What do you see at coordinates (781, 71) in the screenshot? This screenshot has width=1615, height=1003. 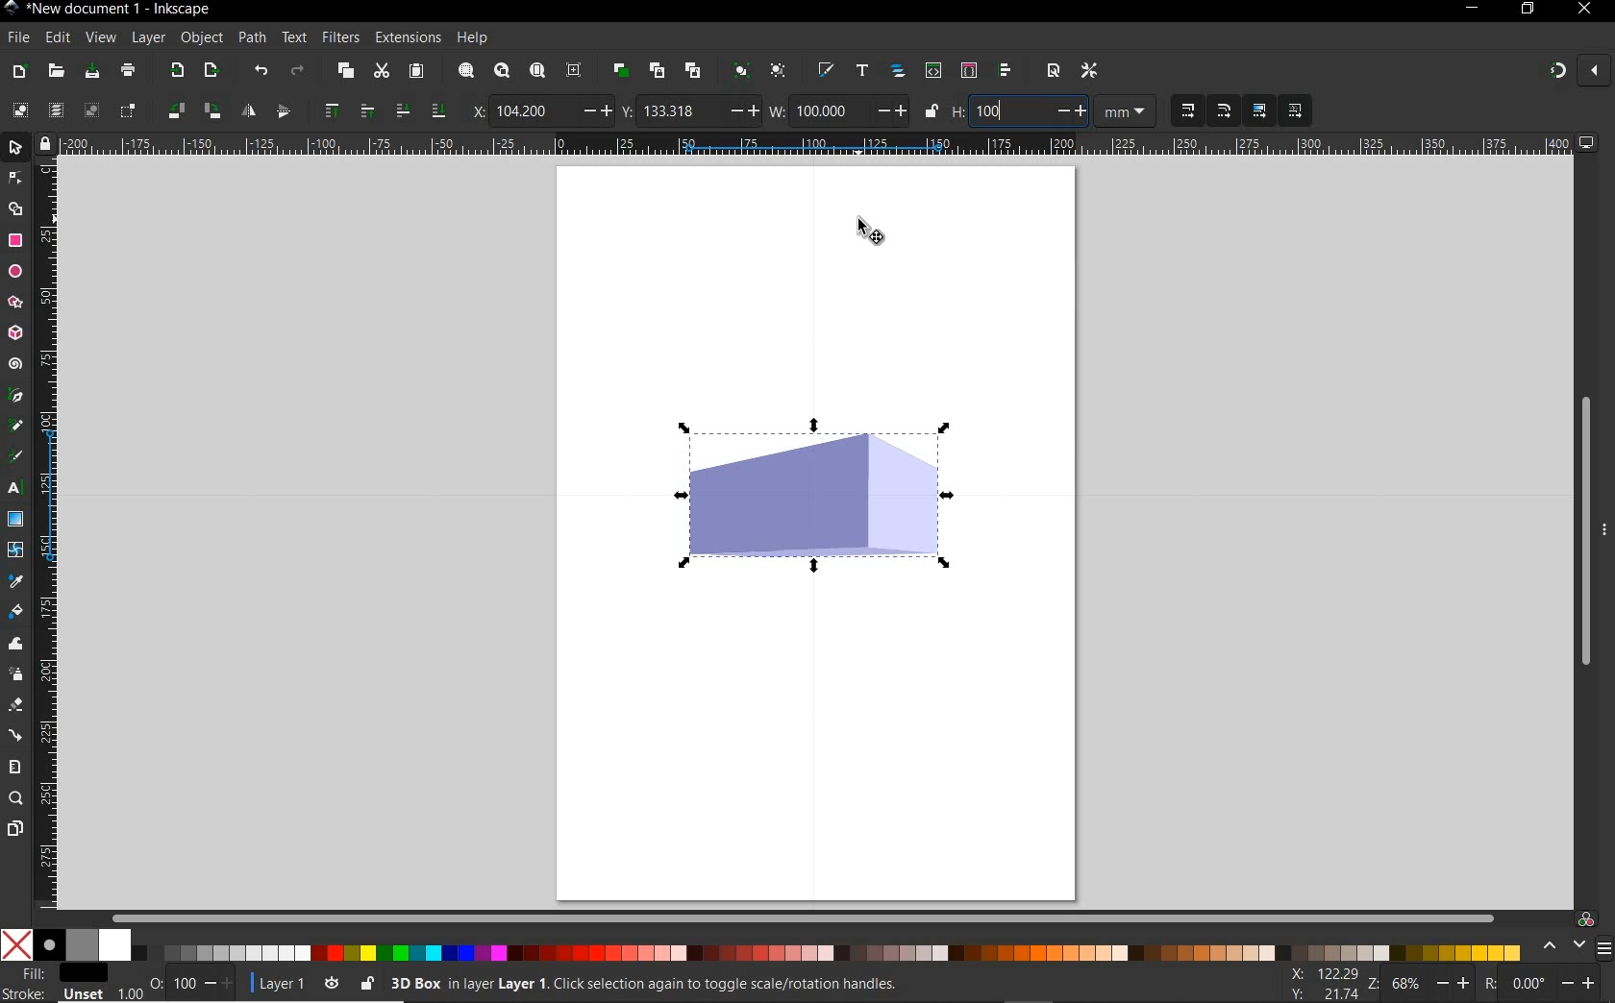 I see `ungroup` at bounding box center [781, 71].